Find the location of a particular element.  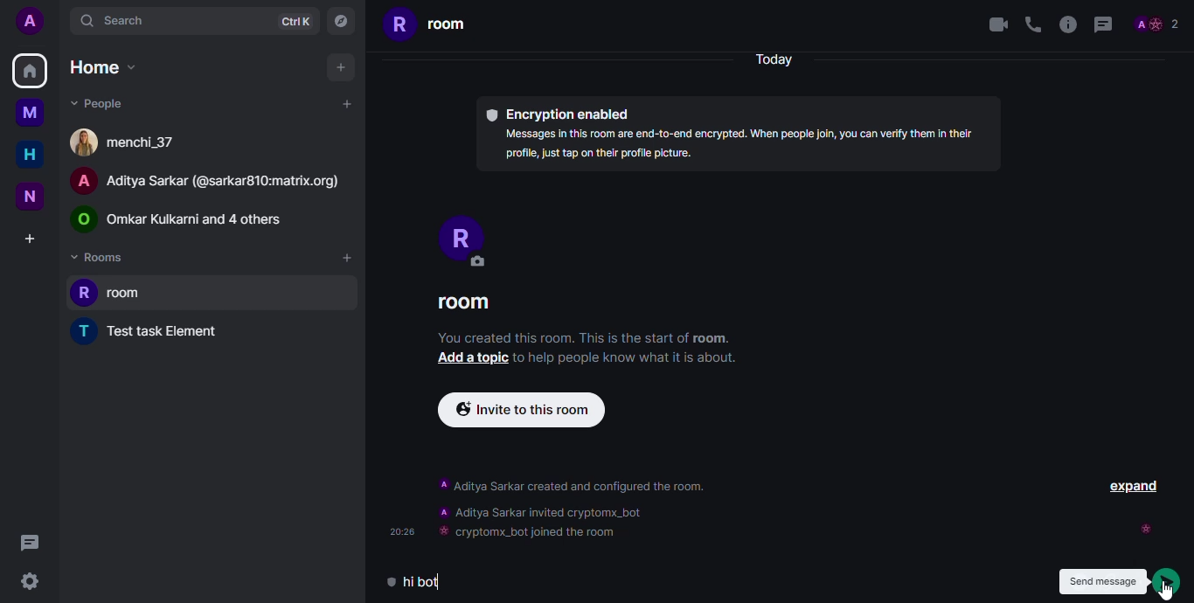

You created this room. This is the start of room.
Add a topic to help people know what it is about. is located at coordinates (590, 350).